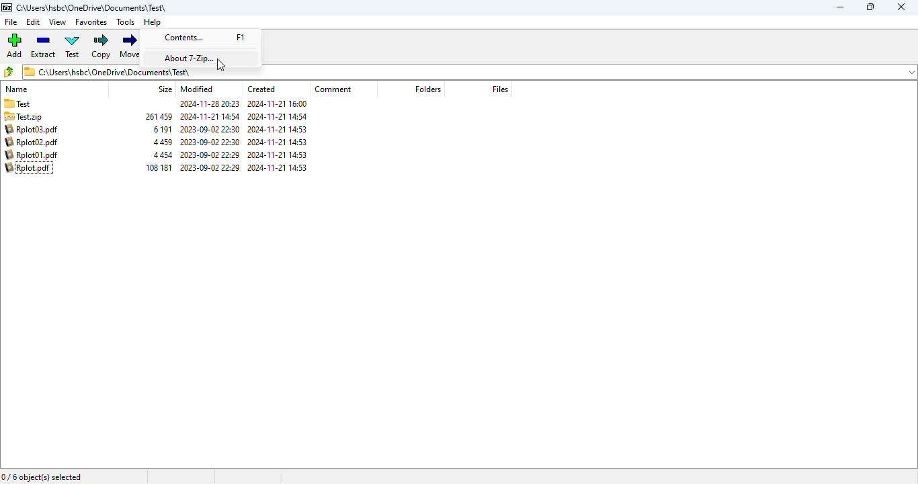  I want to click on 2024-11-21 14:53, so click(278, 155).